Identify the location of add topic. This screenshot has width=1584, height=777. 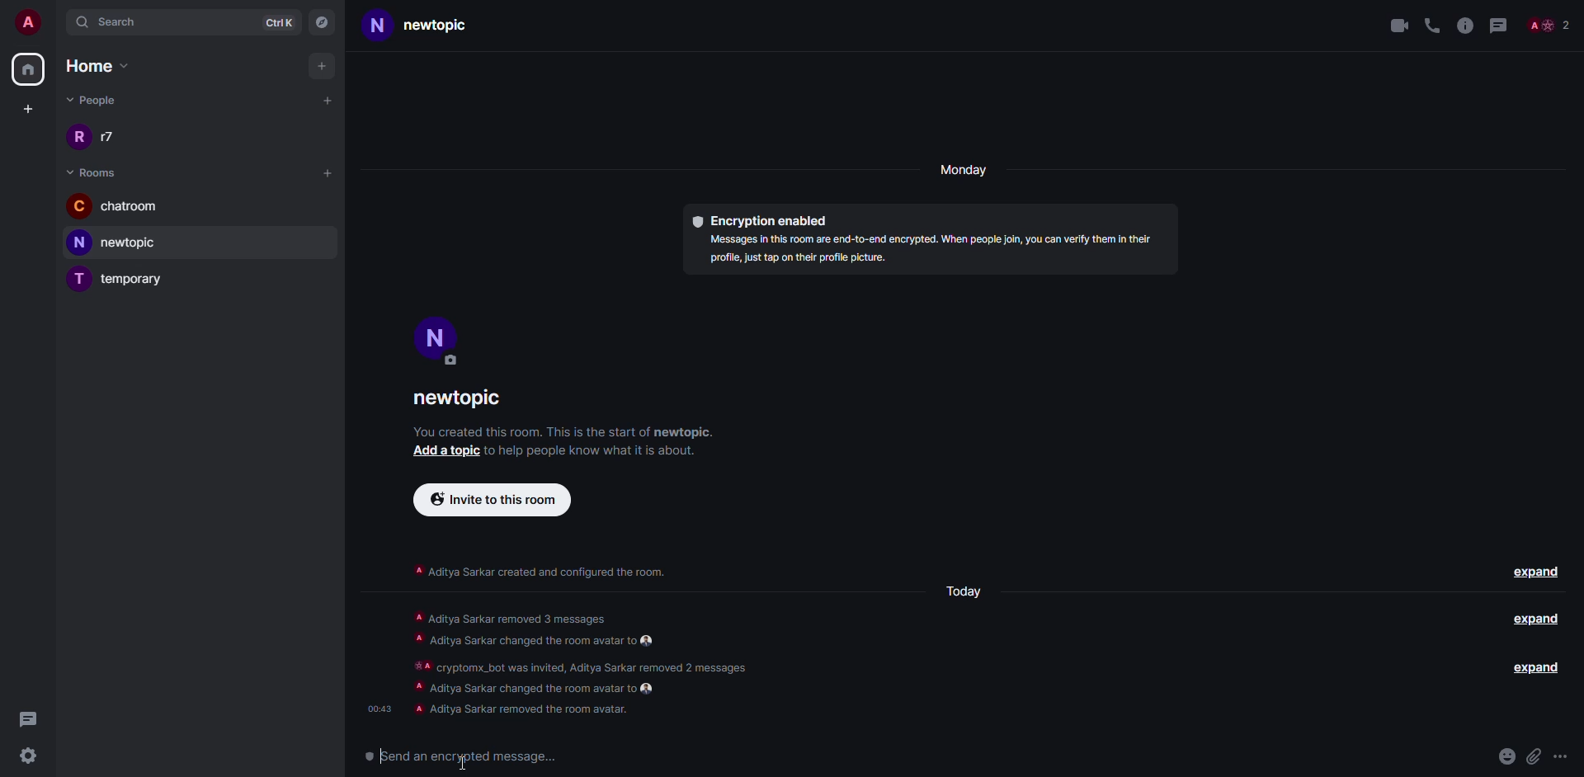
(441, 452).